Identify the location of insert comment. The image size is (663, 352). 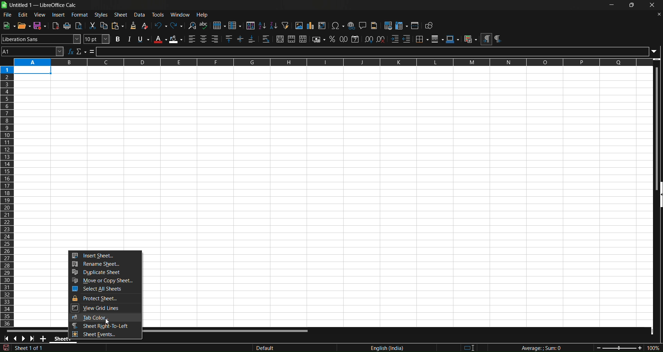
(363, 25).